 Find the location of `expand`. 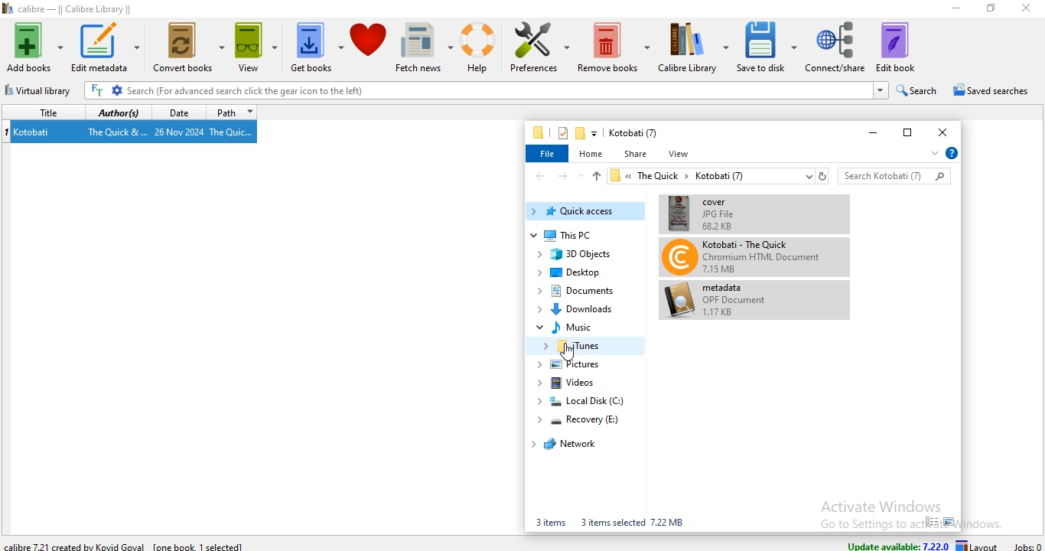

expand is located at coordinates (932, 155).